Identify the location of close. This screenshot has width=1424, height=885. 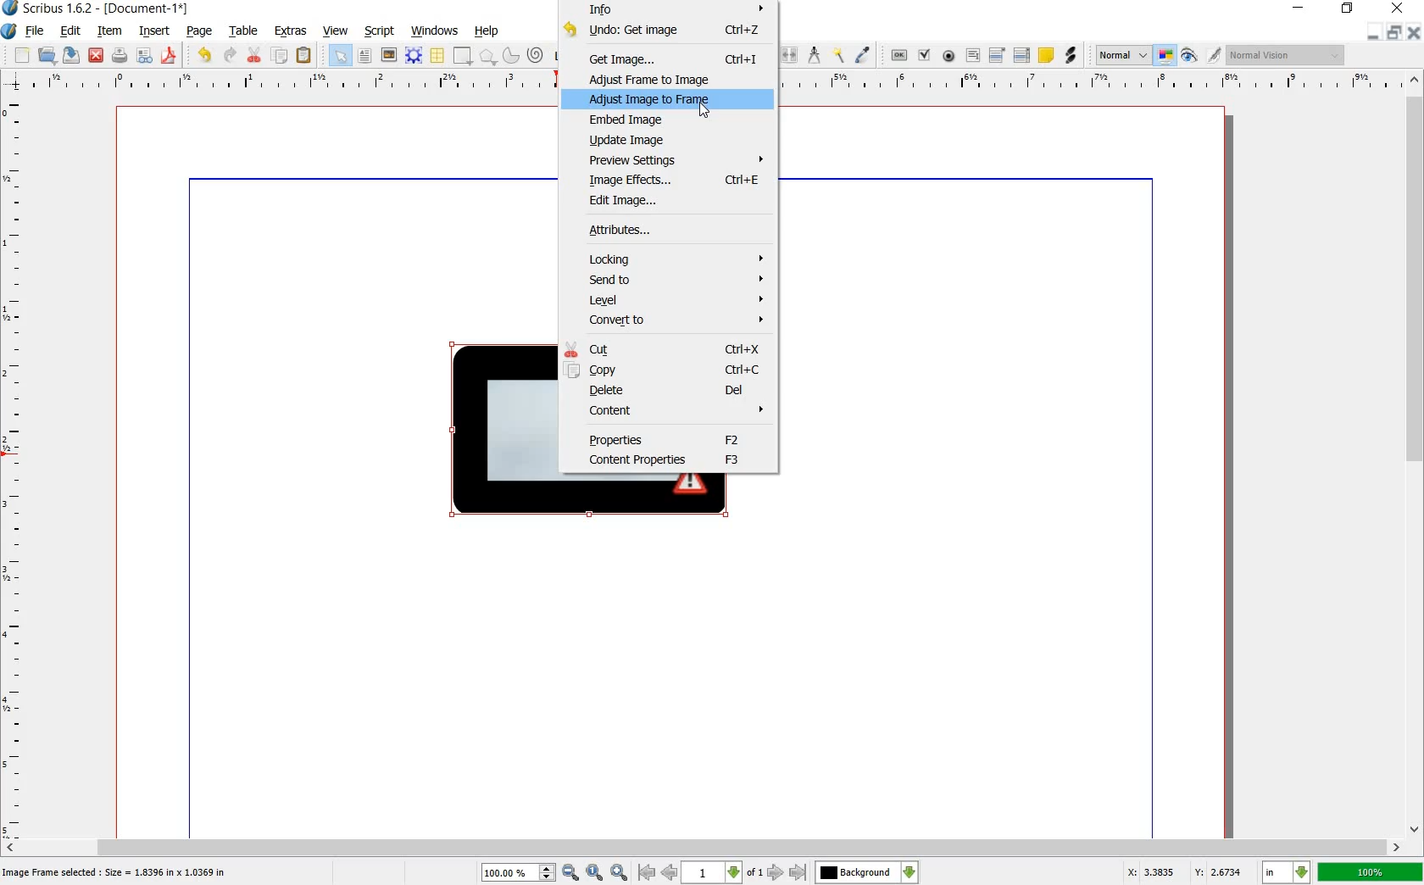
(1397, 8).